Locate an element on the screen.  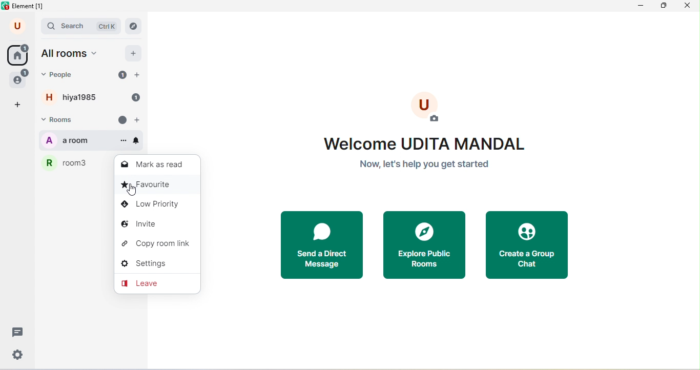
navigator is located at coordinates (133, 26).